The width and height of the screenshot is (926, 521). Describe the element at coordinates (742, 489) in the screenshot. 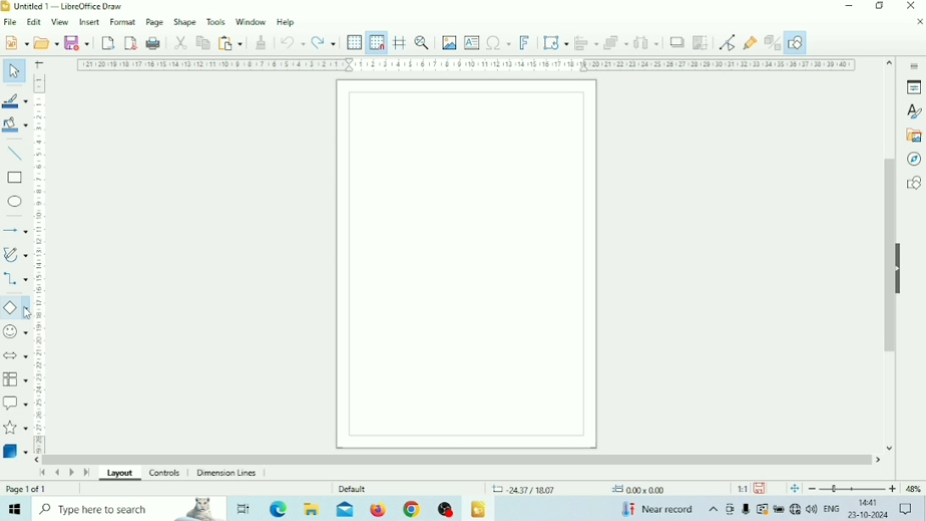

I see `Scaling factor` at that location.